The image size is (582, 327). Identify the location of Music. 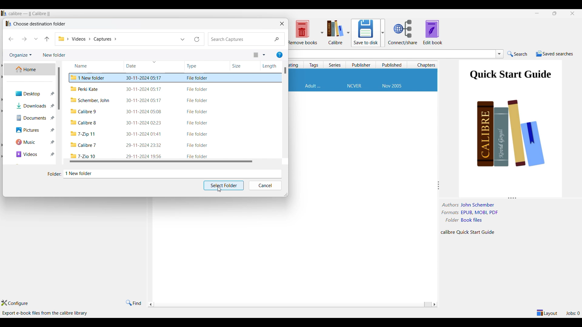
(31, 142).